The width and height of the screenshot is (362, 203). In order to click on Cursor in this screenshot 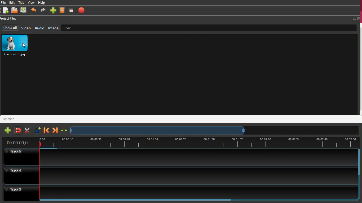, I will do `click(25, 45)`.